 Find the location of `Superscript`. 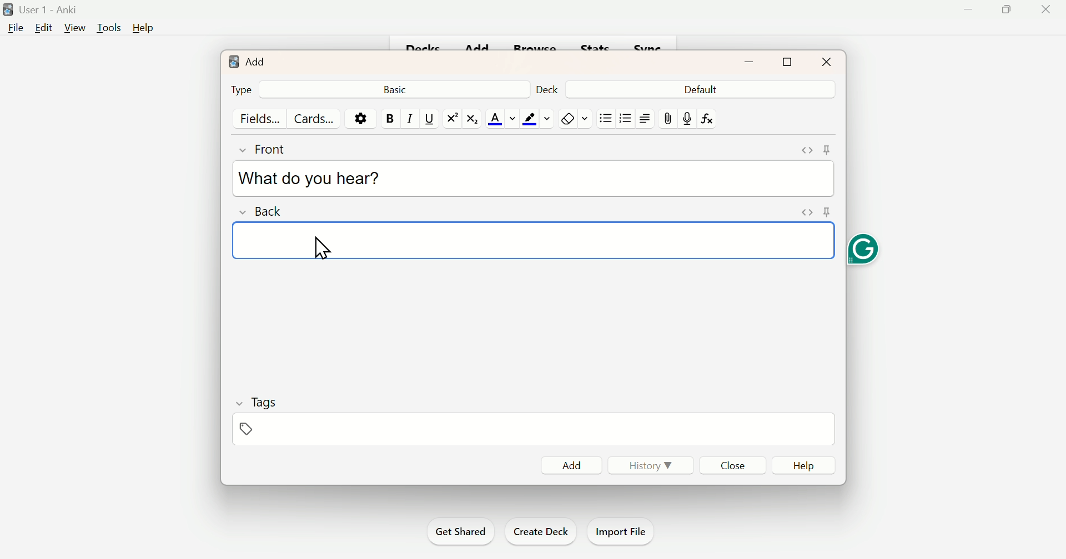

Superscript is located at coordinates (450, 119).